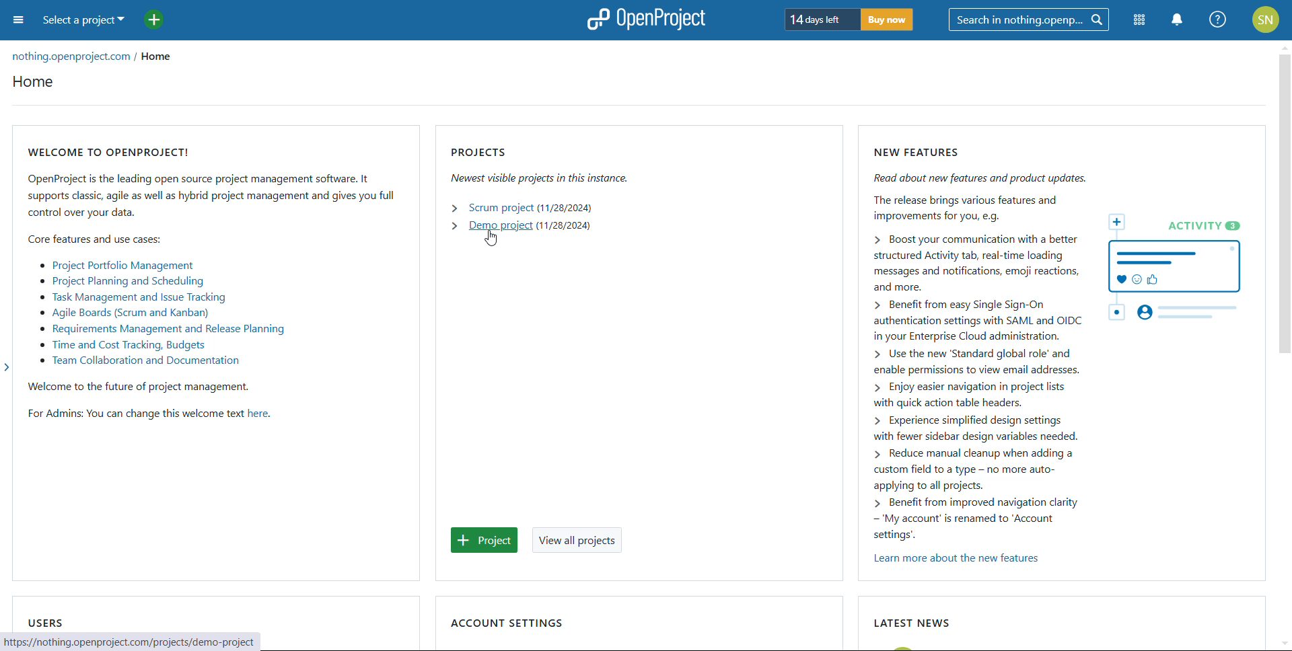 Image resolution: width=1292 pixels, height=651 pixels. I want to click on buy now, so click(888, 20).